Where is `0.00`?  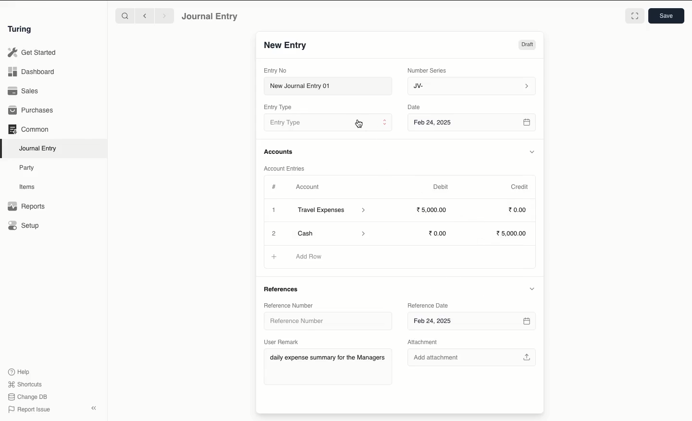
0.00 is located at coordinates (518, 209).